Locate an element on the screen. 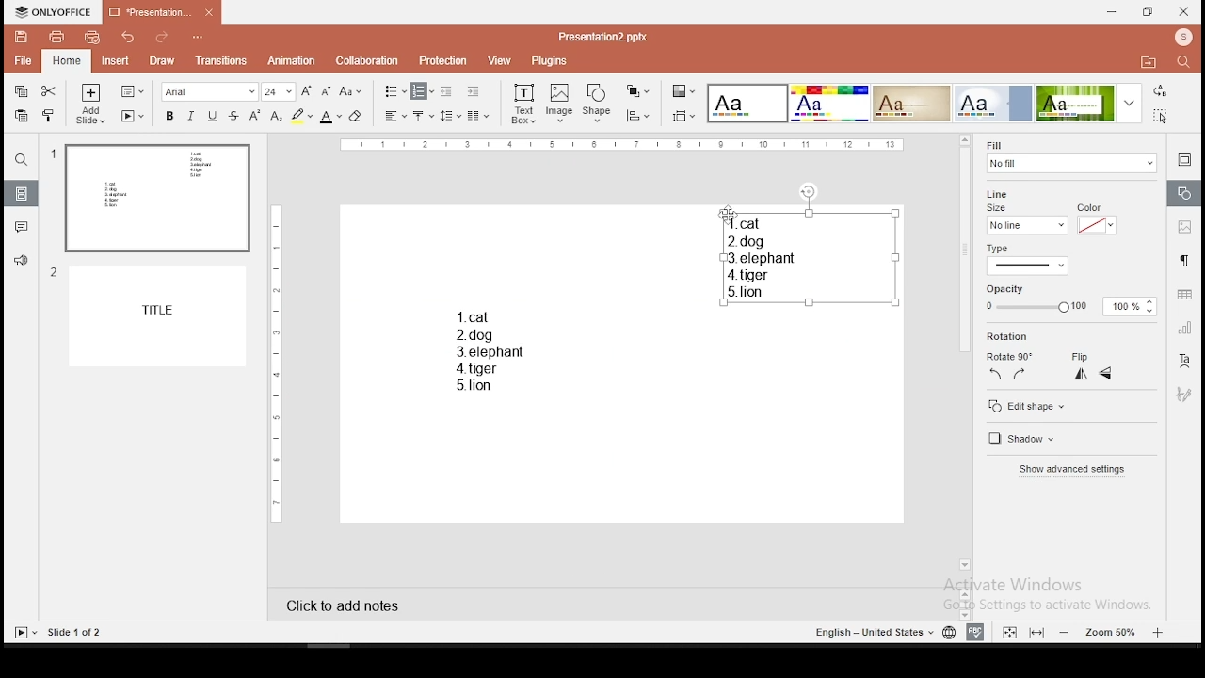 This screenshot has width=1205, height=678. quick print is located at coordinates (91, 37).